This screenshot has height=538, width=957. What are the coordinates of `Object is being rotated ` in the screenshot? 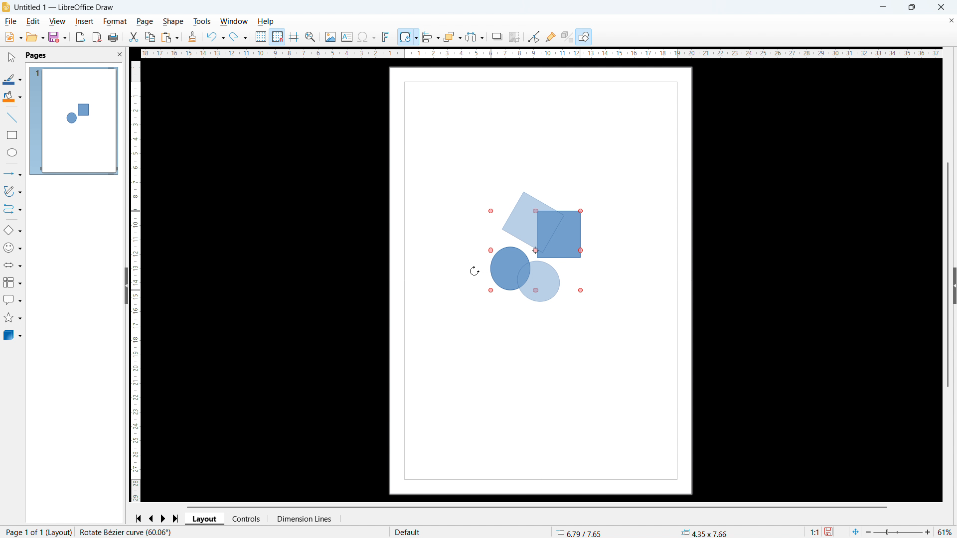 It's located at (537, 247).